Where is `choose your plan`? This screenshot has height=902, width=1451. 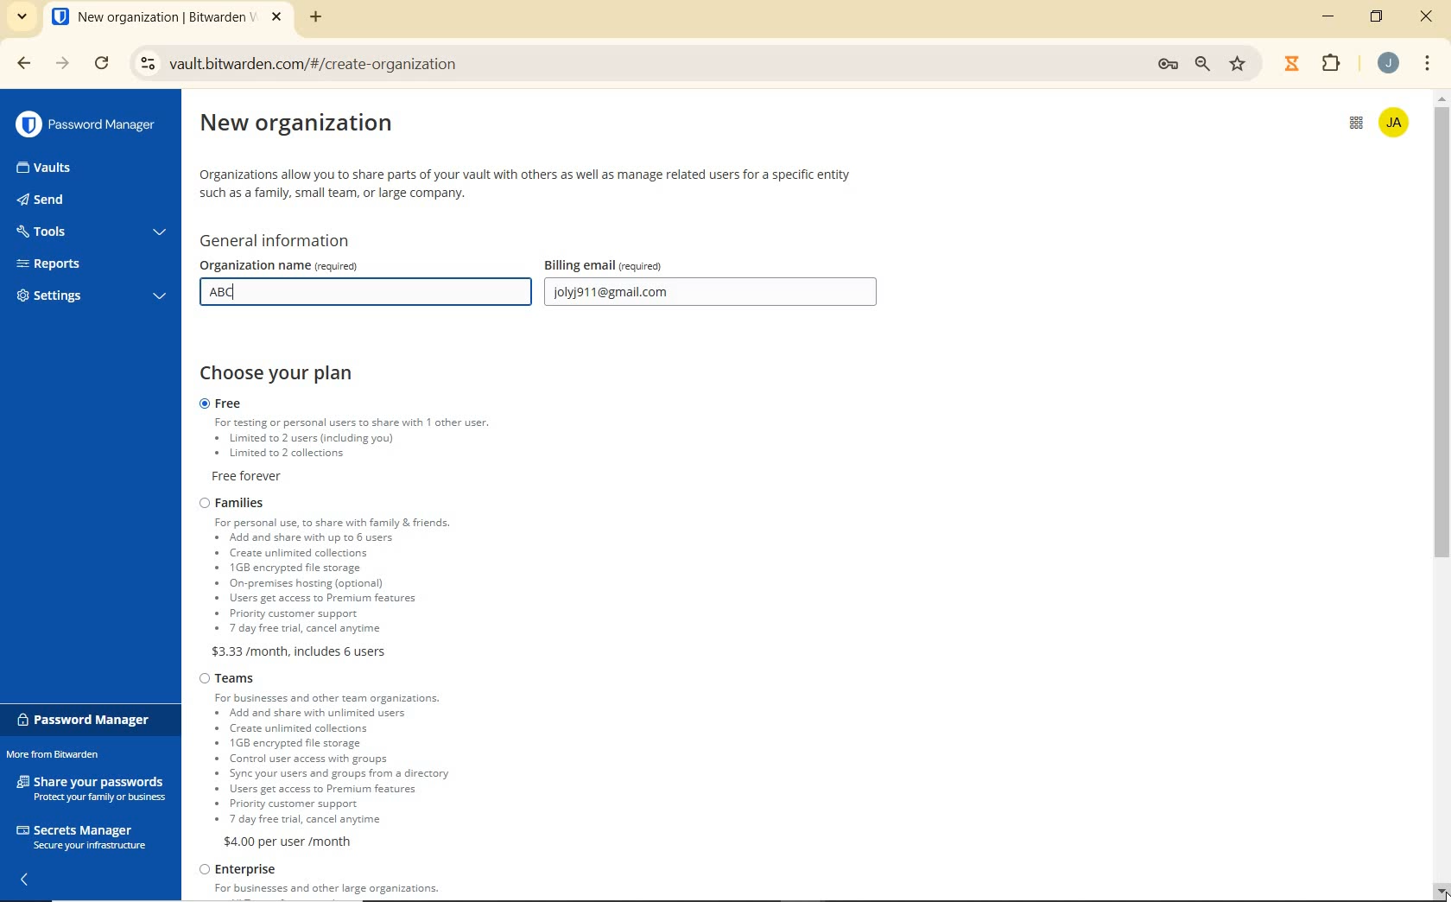 choose your plan is located at coordinates (286, 374).